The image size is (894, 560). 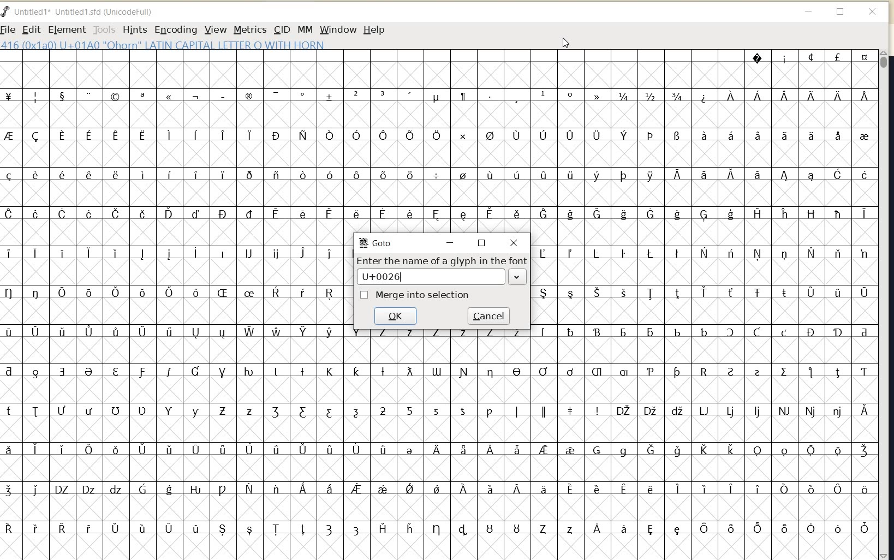 What do you see at coordinates (374, 31) in the screenshot?
I see `HELP` at bounding box center [374, 31].